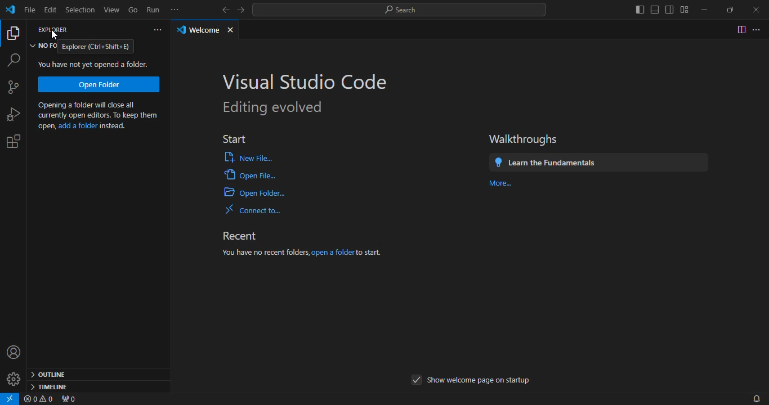 This screenshot has width=769, height=405. I want to click on logo, so click(10, 11).